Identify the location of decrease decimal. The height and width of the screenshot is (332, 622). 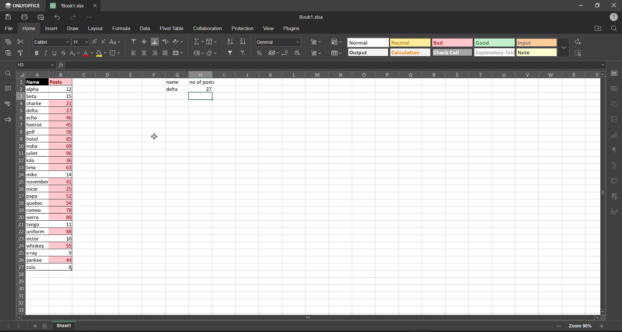
(284, 53).